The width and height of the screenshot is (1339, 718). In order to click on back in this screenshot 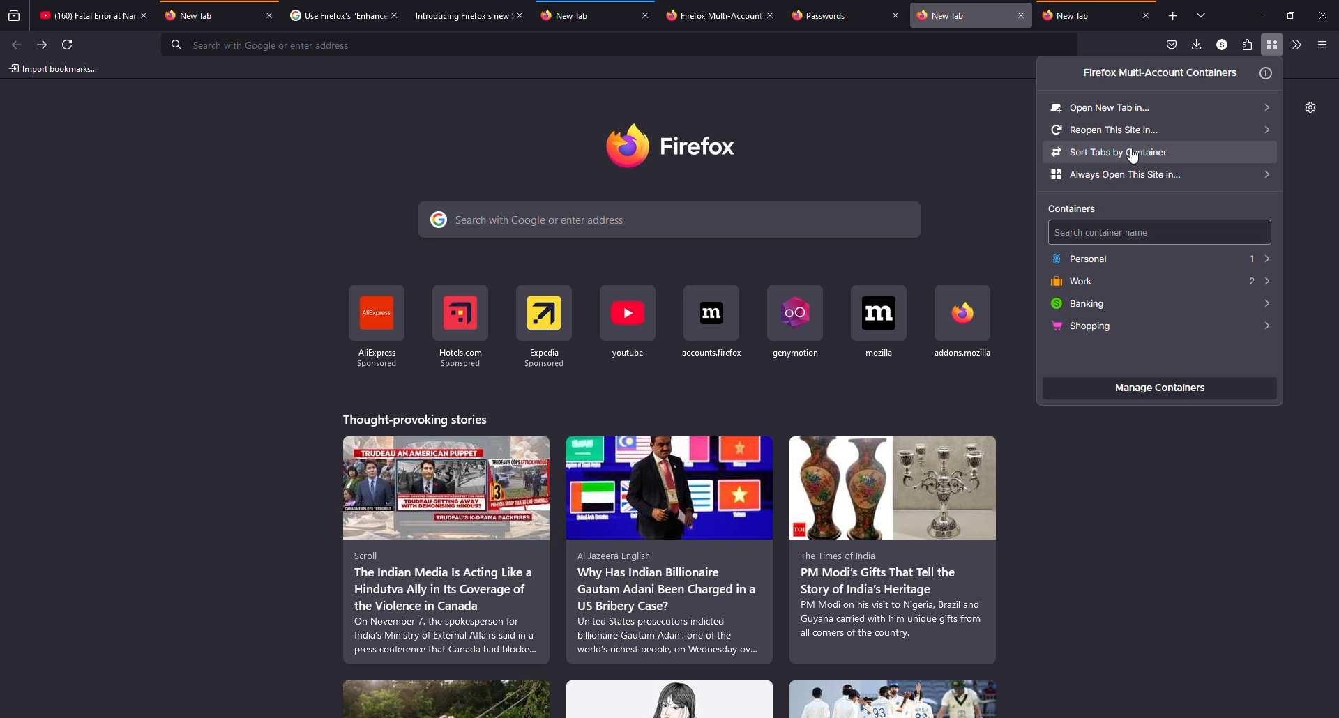, I will do `click(17, 43)`.